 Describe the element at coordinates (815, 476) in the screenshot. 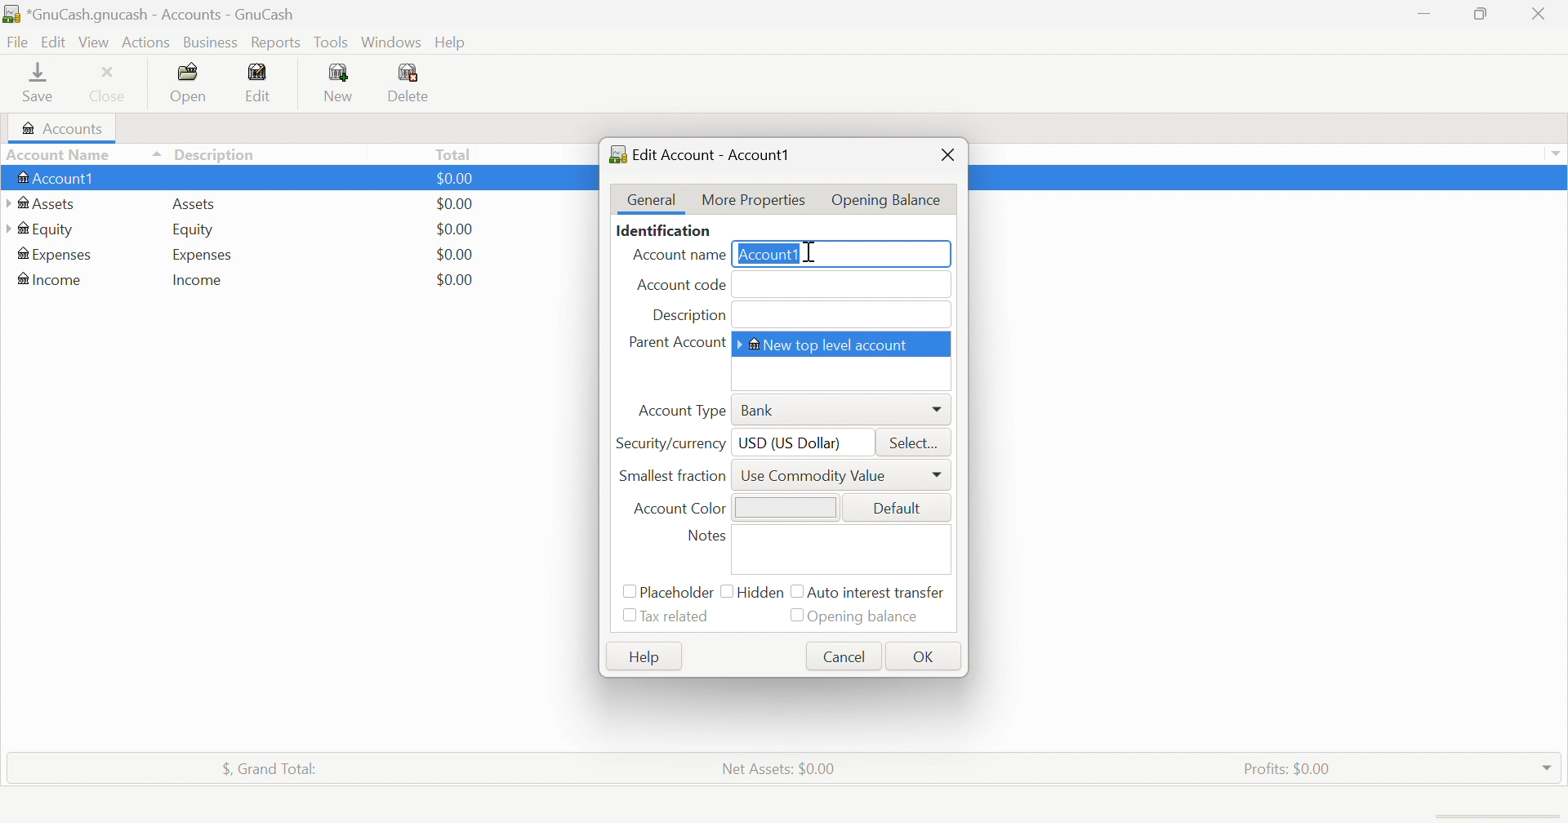

I see `Use Commodity Value` at that location.